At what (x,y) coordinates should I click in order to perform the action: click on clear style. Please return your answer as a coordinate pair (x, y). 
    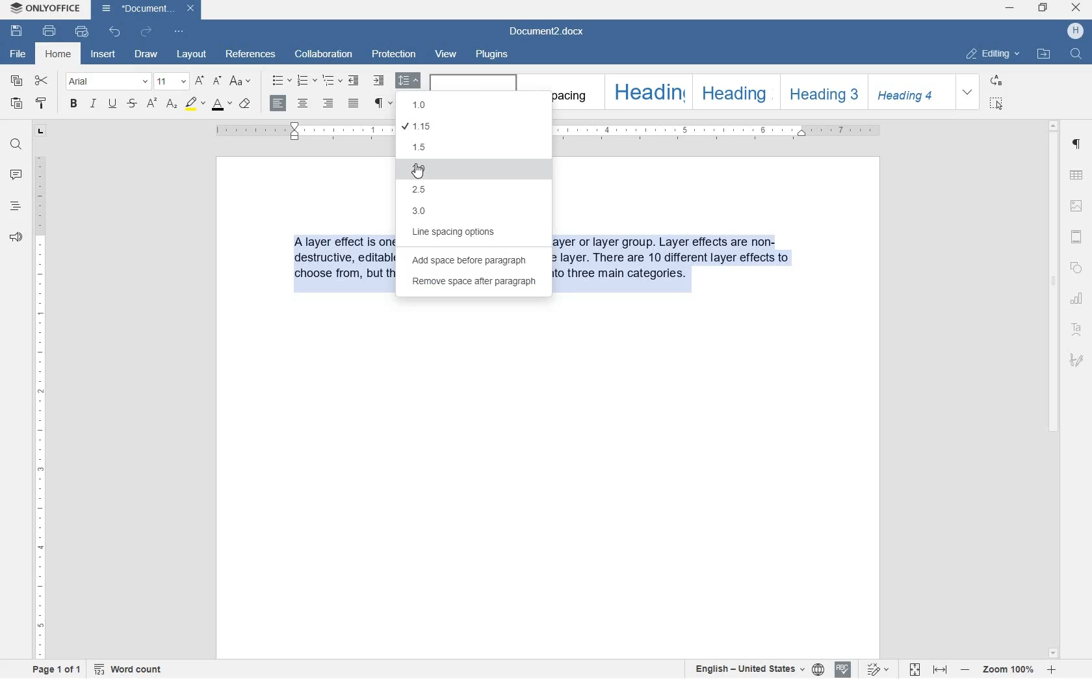
    Looking at the image, I should click on (244, 104).